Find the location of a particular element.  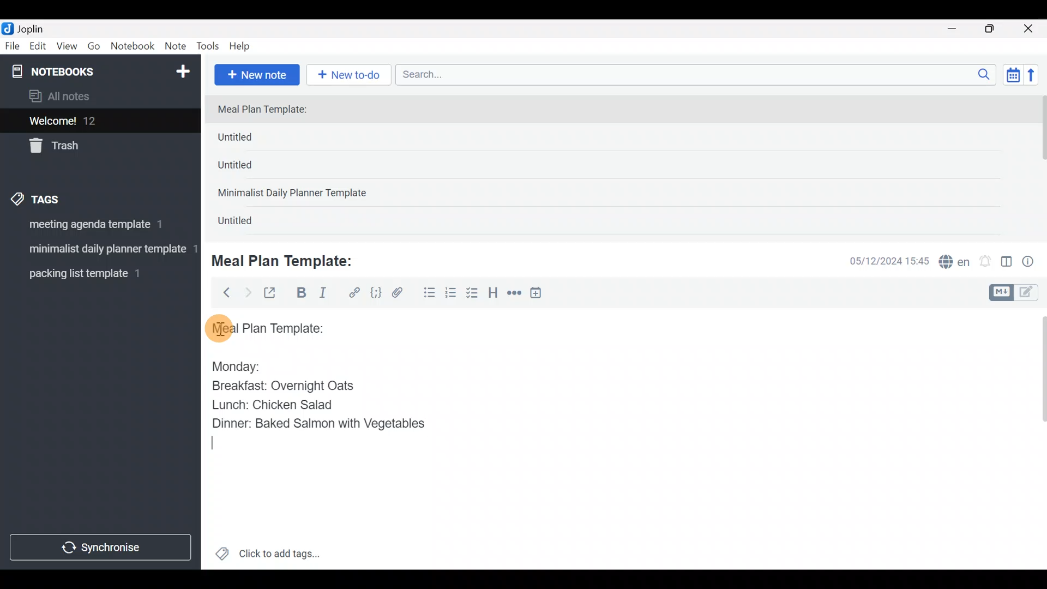

New is located at coordinates (182, 69).